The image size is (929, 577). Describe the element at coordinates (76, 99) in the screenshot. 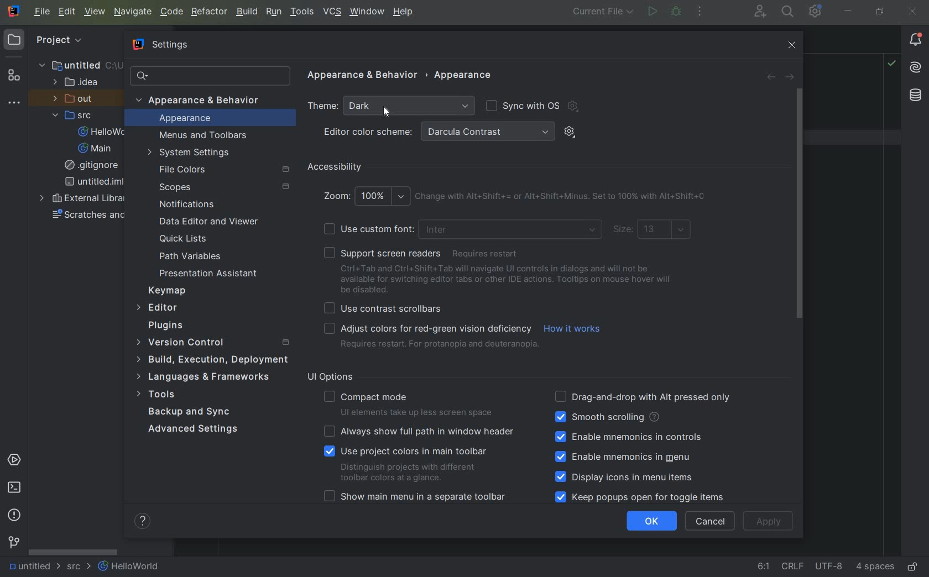

I see `OUT` at that location.